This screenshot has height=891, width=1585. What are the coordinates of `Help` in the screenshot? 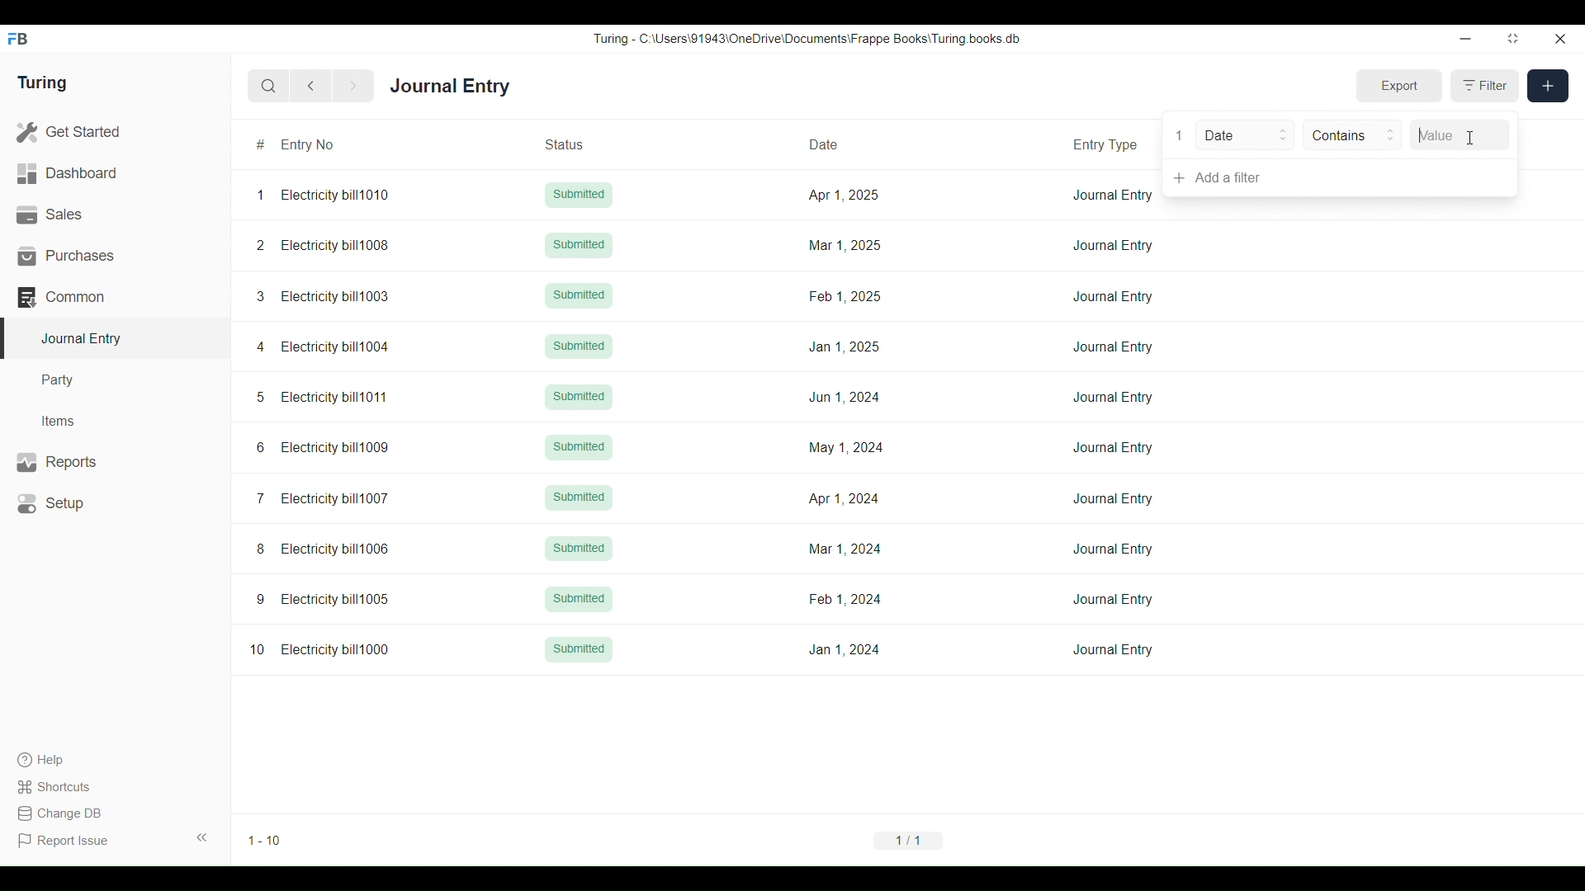 It's located at (62, 760).